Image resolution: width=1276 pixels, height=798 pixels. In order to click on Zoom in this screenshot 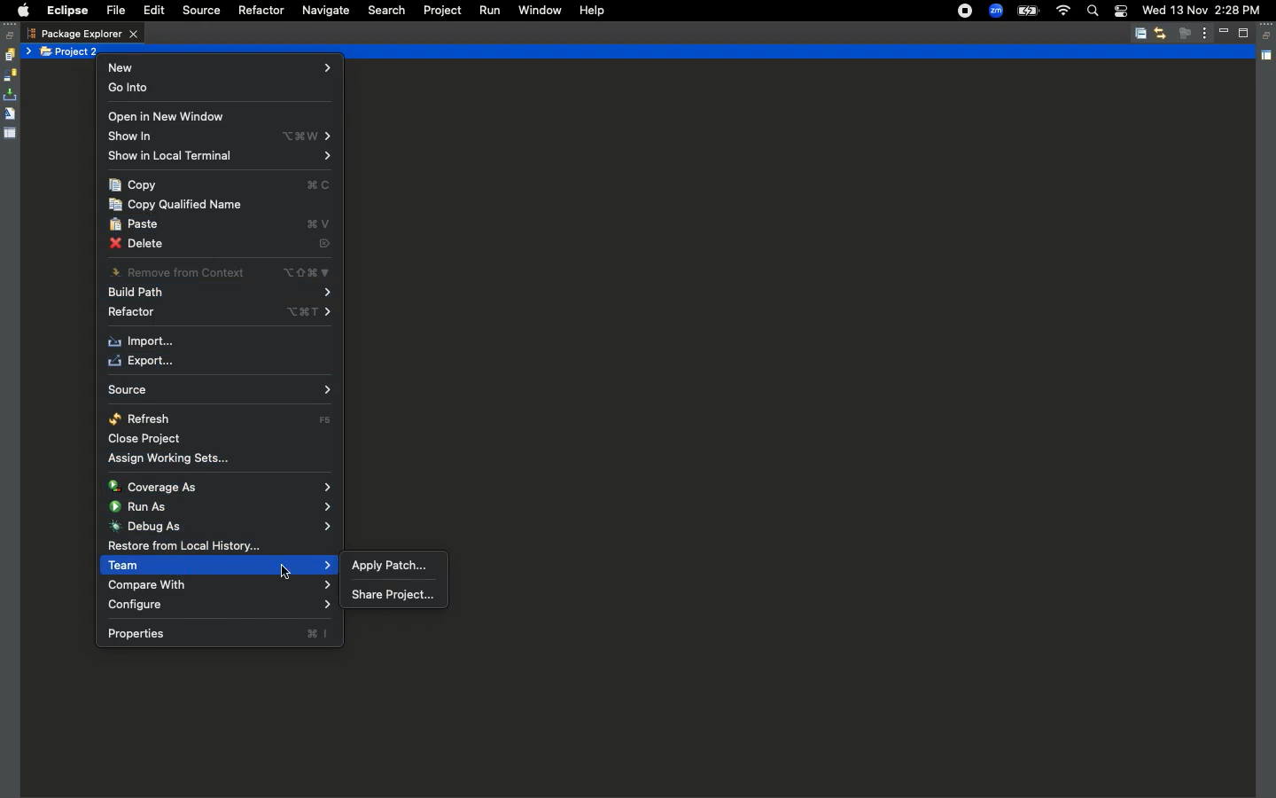, I will do `click(996, 12)`.